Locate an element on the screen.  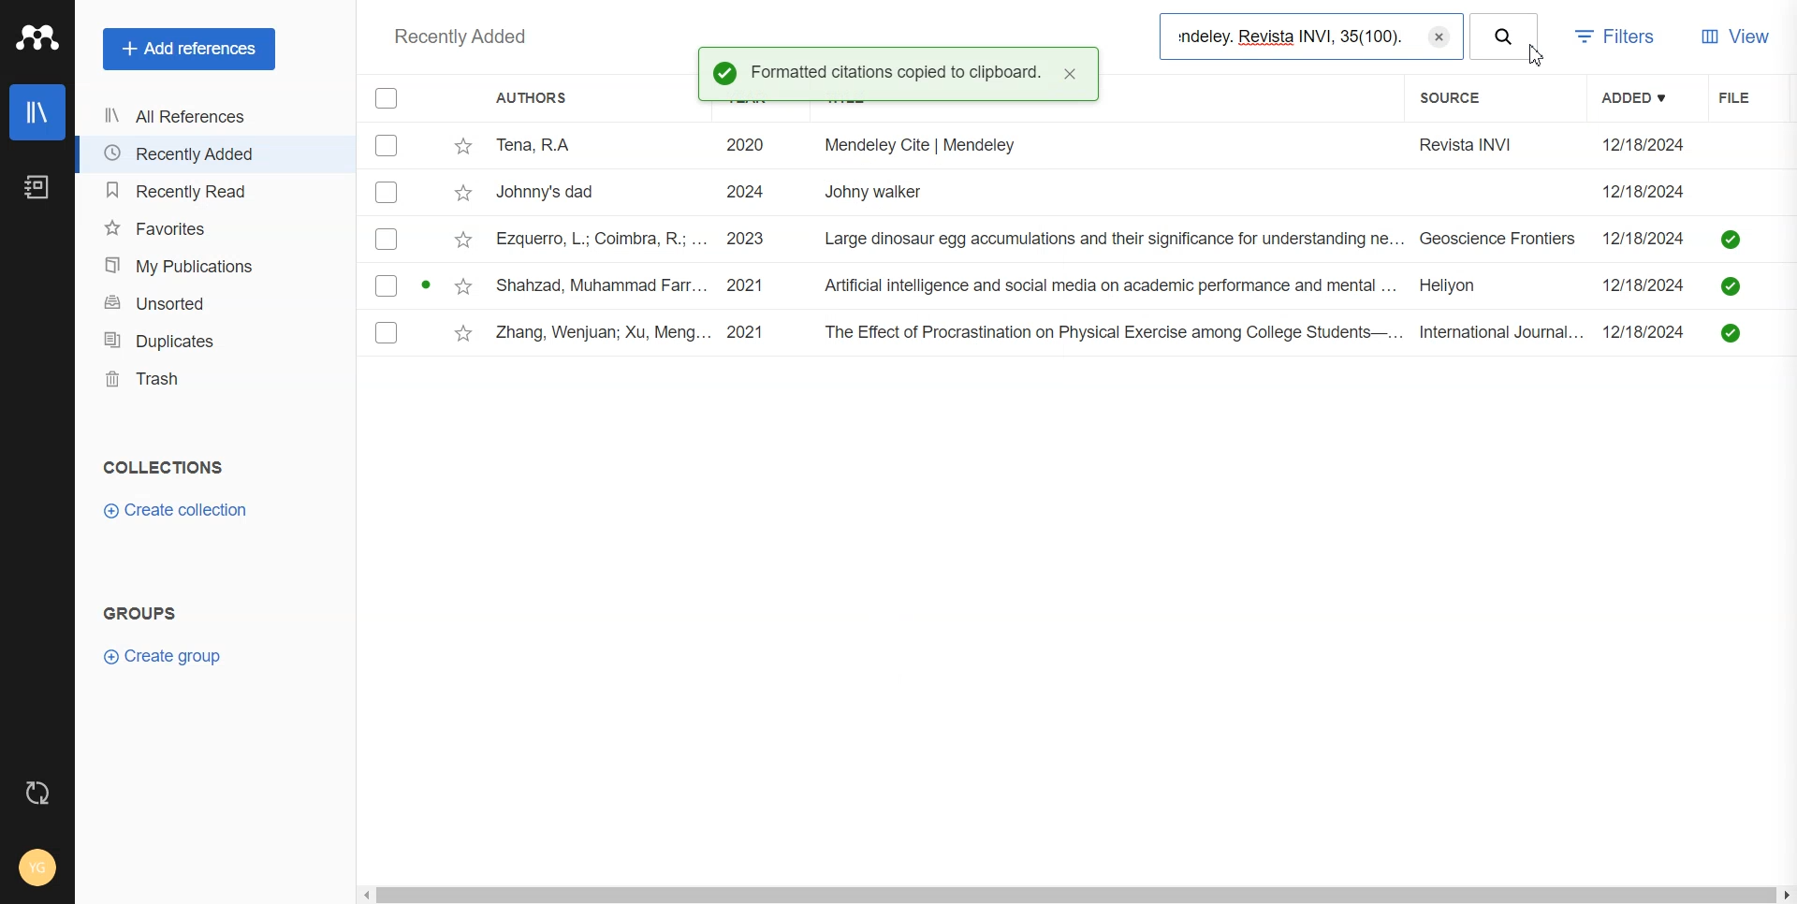
Star is located at coordinates (463, 239).